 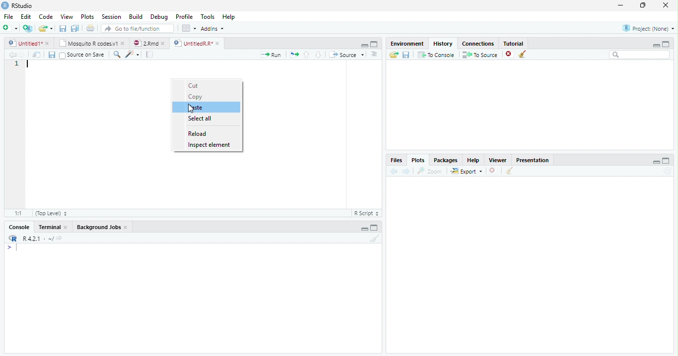 I want to click on Connections, so click(x=478, y=44).